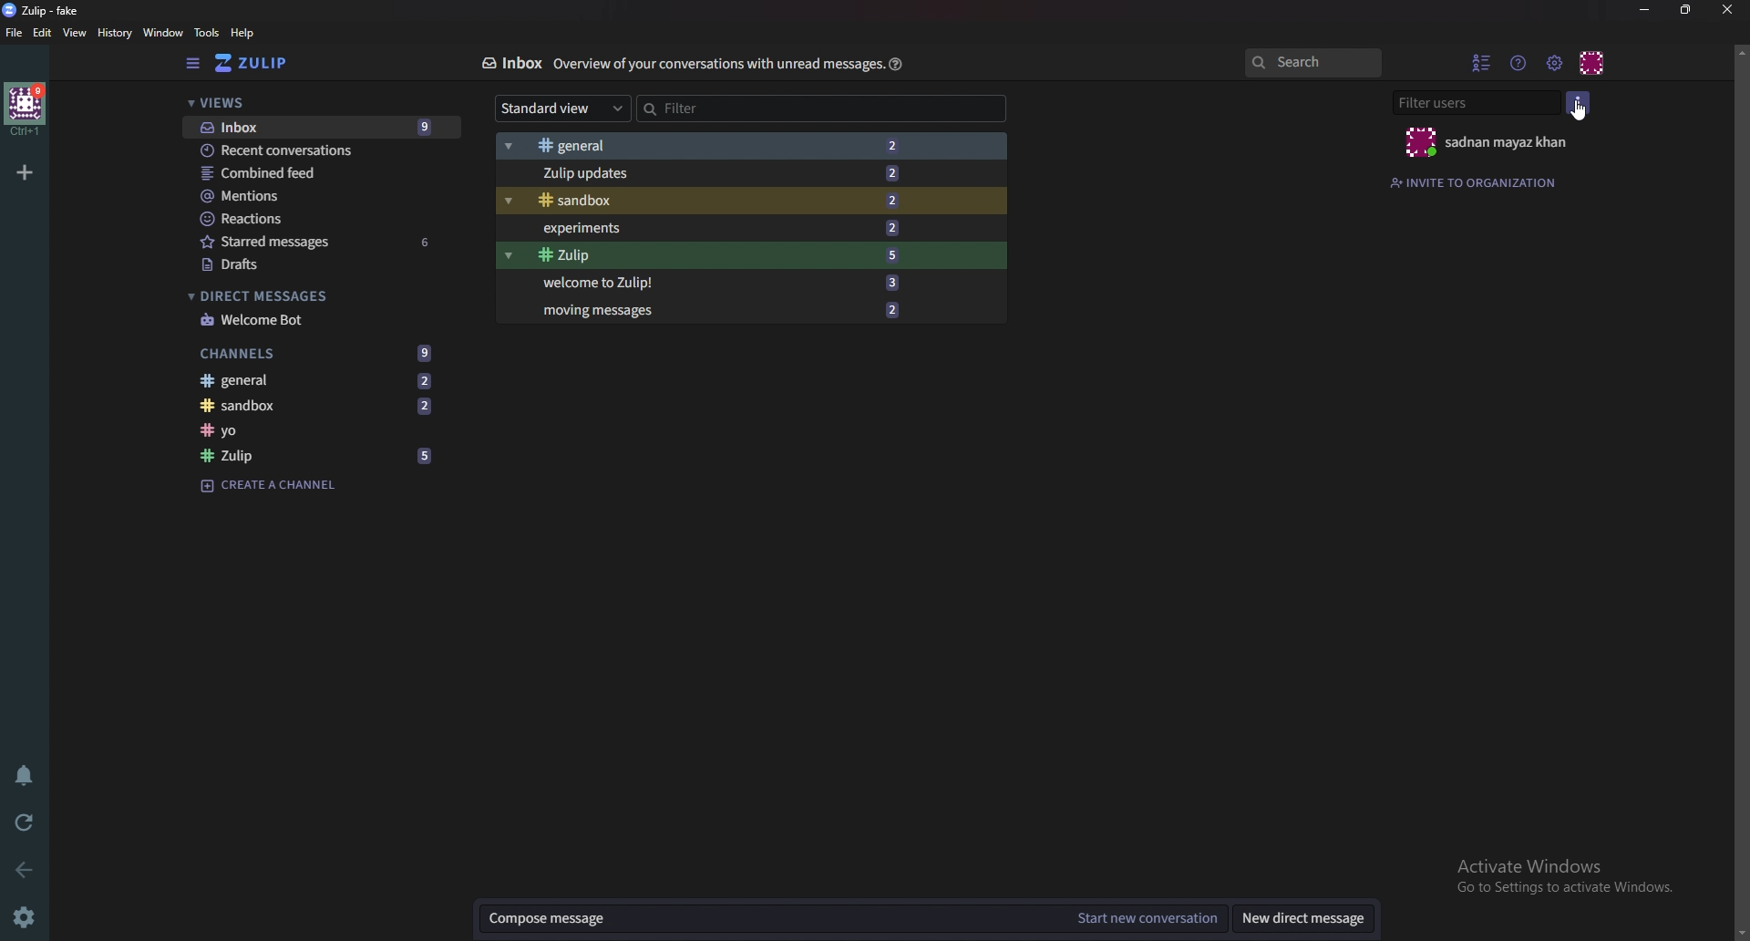  Describe the element at coordinates (321, 242) in the screenshot. I see `Starred messages` at that location.